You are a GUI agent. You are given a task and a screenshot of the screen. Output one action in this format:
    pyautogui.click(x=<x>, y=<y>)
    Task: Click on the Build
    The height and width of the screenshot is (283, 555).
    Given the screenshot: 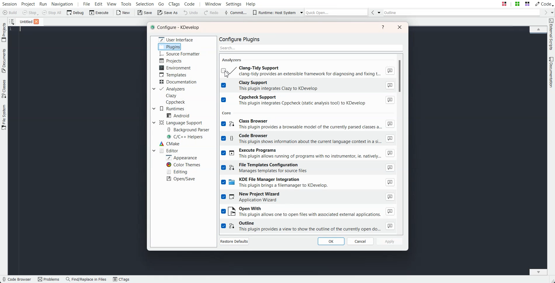 What is the action you would take?
    pyautogui.click(x=11, y=13)
    